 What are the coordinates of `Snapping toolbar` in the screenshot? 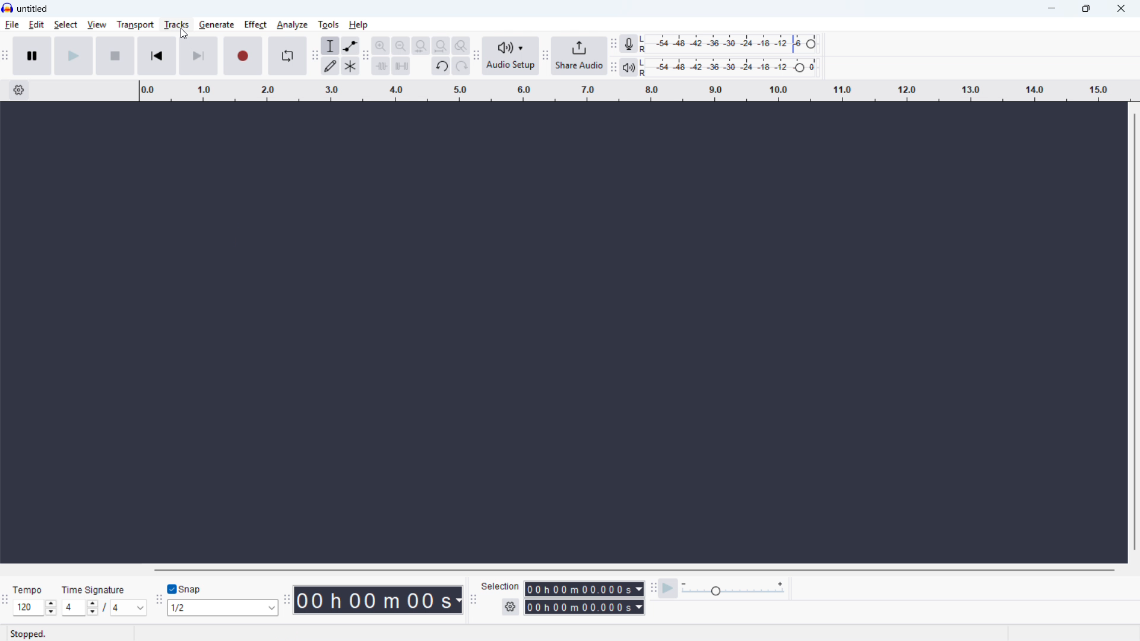 It's located at (160, 601).